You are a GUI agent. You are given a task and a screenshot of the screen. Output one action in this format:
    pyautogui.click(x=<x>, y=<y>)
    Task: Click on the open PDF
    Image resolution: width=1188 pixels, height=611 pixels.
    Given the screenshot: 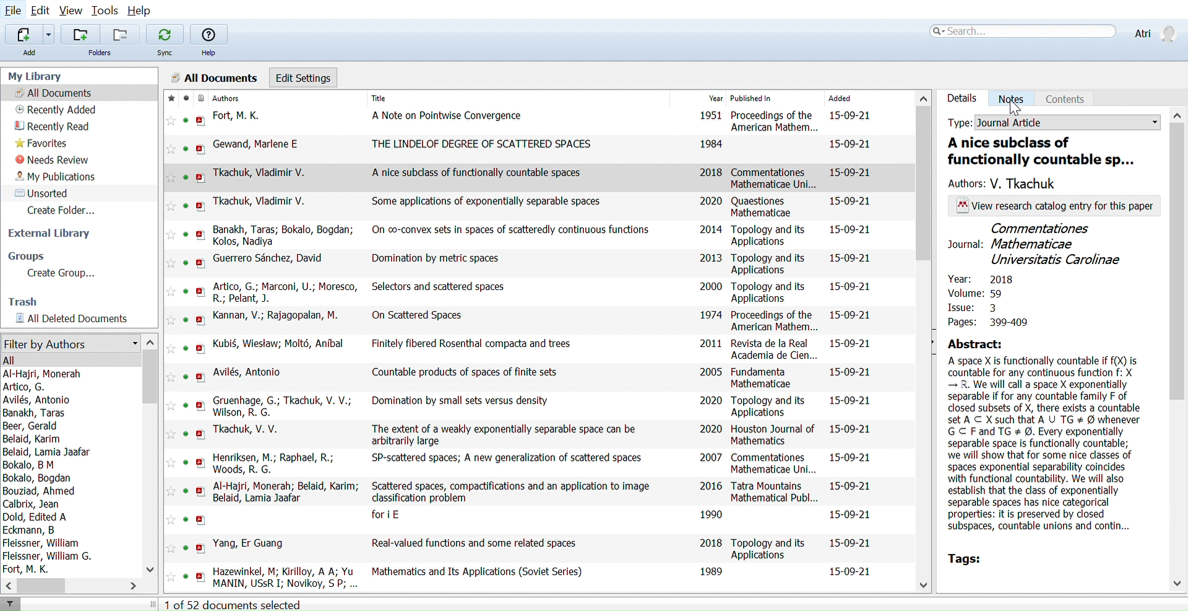 What is the action you would take?
    pyautogui.click(x=201, y=434)
    